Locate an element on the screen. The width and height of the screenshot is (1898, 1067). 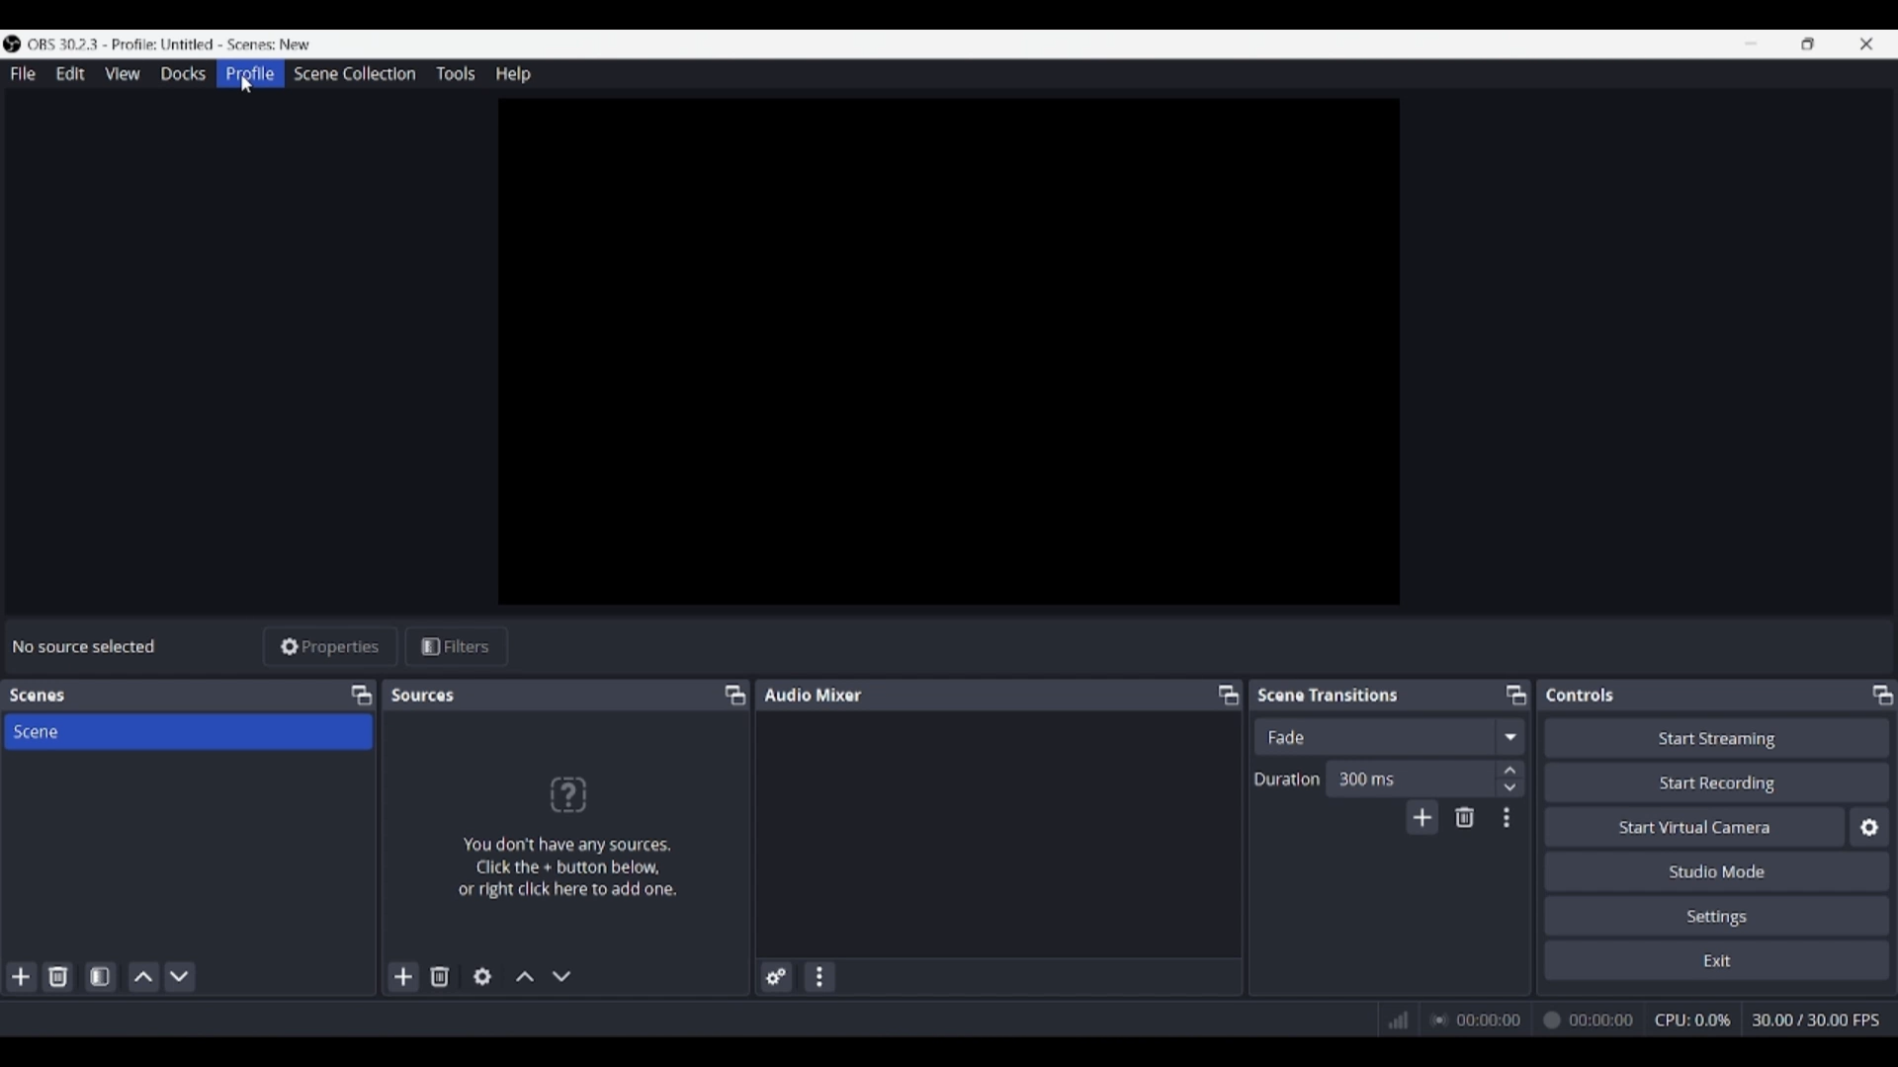
Open scene filters is located at coordinates (100, 976).